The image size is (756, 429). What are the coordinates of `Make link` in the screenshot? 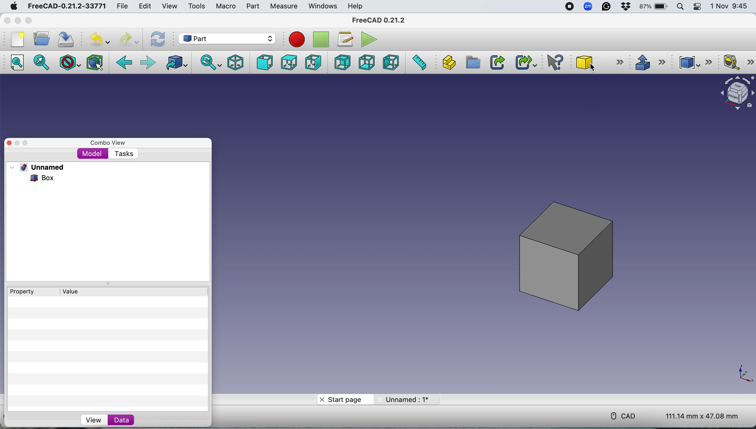 It's located at (497, 62).